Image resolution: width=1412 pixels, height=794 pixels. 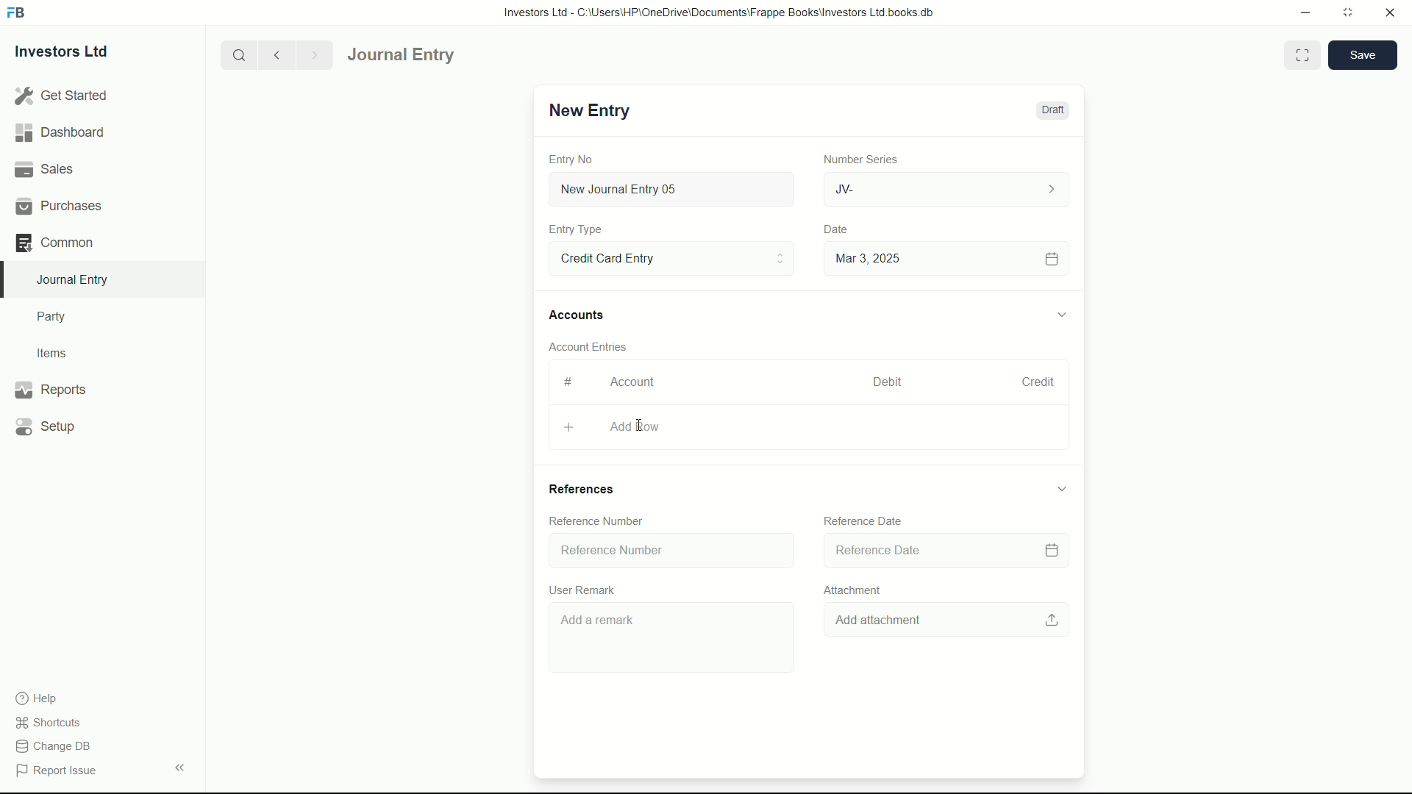 I want to click on Add a remark, so click(x=668, y=640).